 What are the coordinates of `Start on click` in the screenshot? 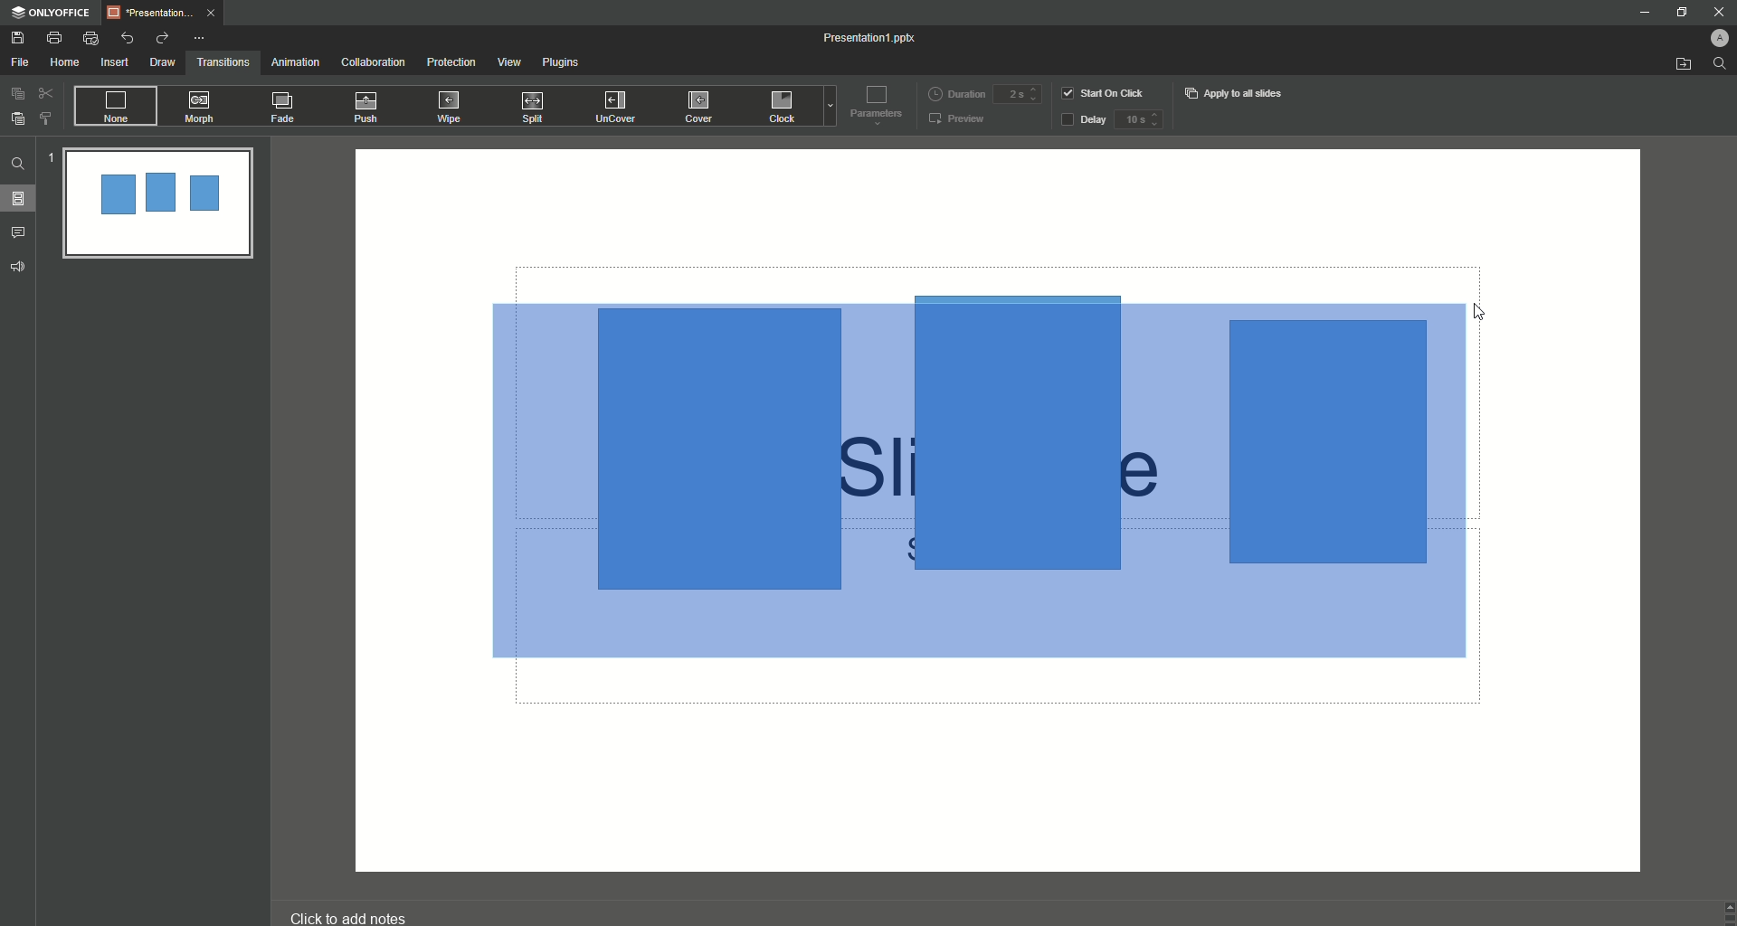 It's located at (1106, 92).